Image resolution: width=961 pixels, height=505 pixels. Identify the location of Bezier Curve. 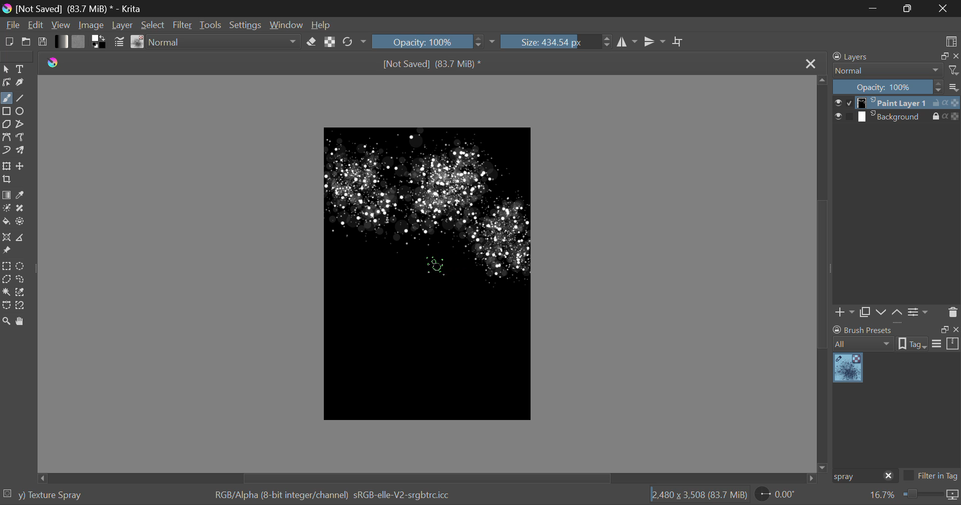
(6, 136).